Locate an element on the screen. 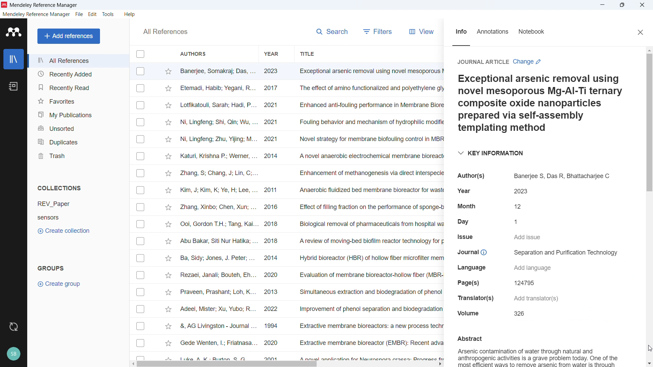 This screenshot has height=367, width=653. collections is located at coordinates (60, 188).